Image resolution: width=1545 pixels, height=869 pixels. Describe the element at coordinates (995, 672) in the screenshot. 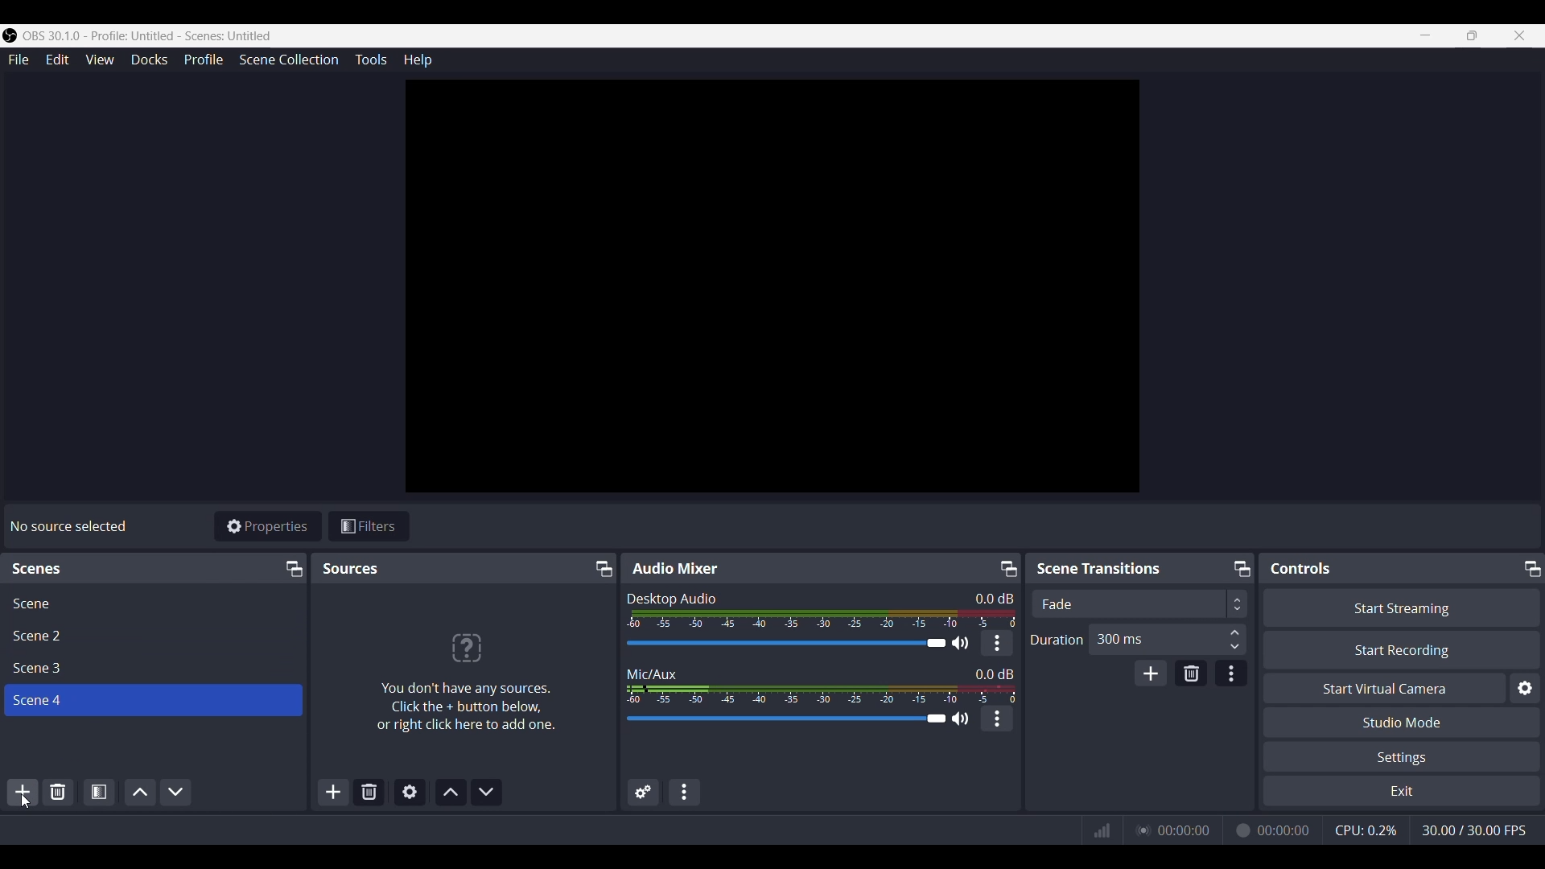

I see `Text` at that location.